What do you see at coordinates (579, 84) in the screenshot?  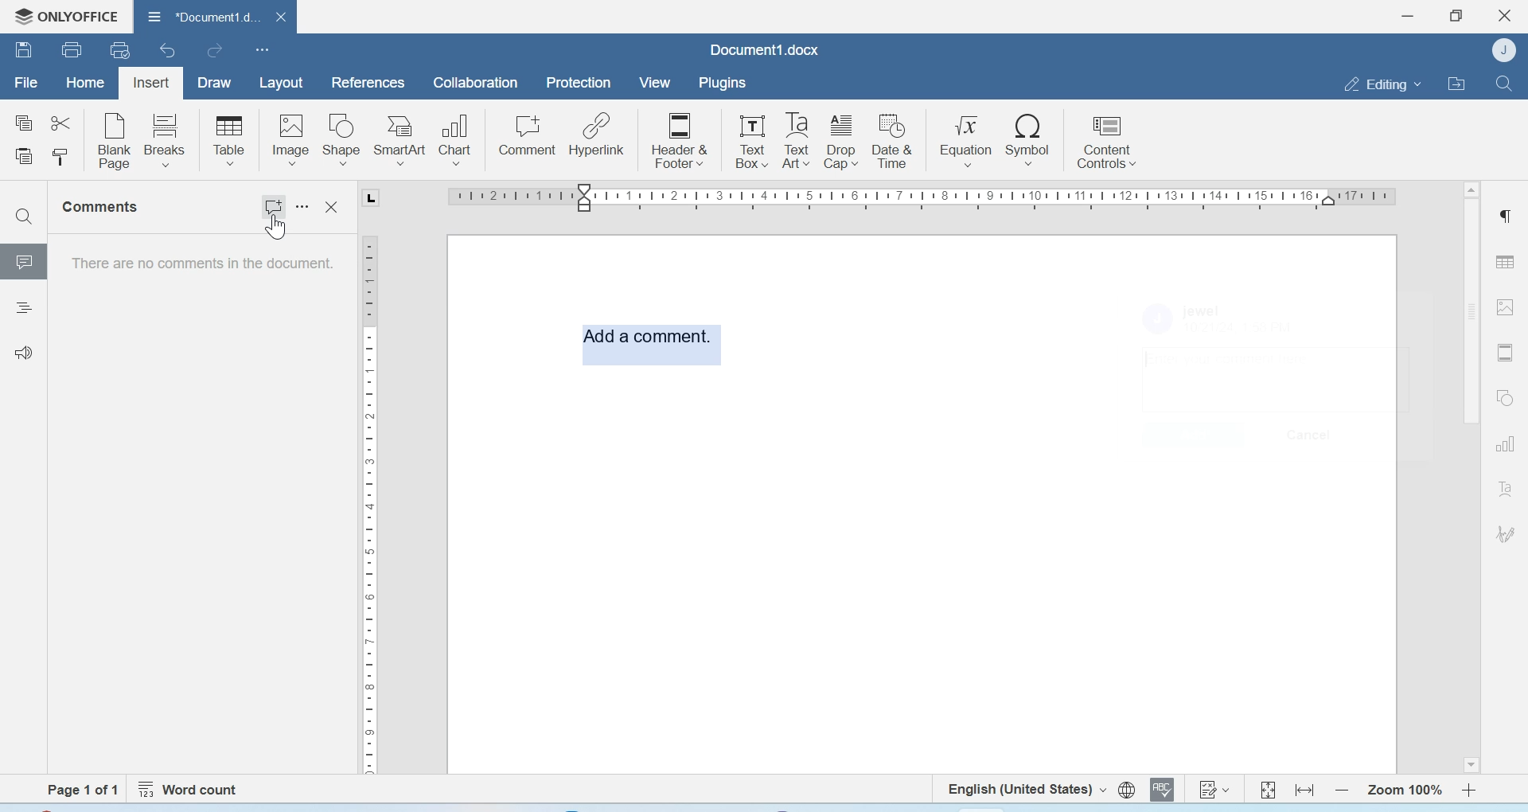 I see `Protection` at bounding box center [579, 84].